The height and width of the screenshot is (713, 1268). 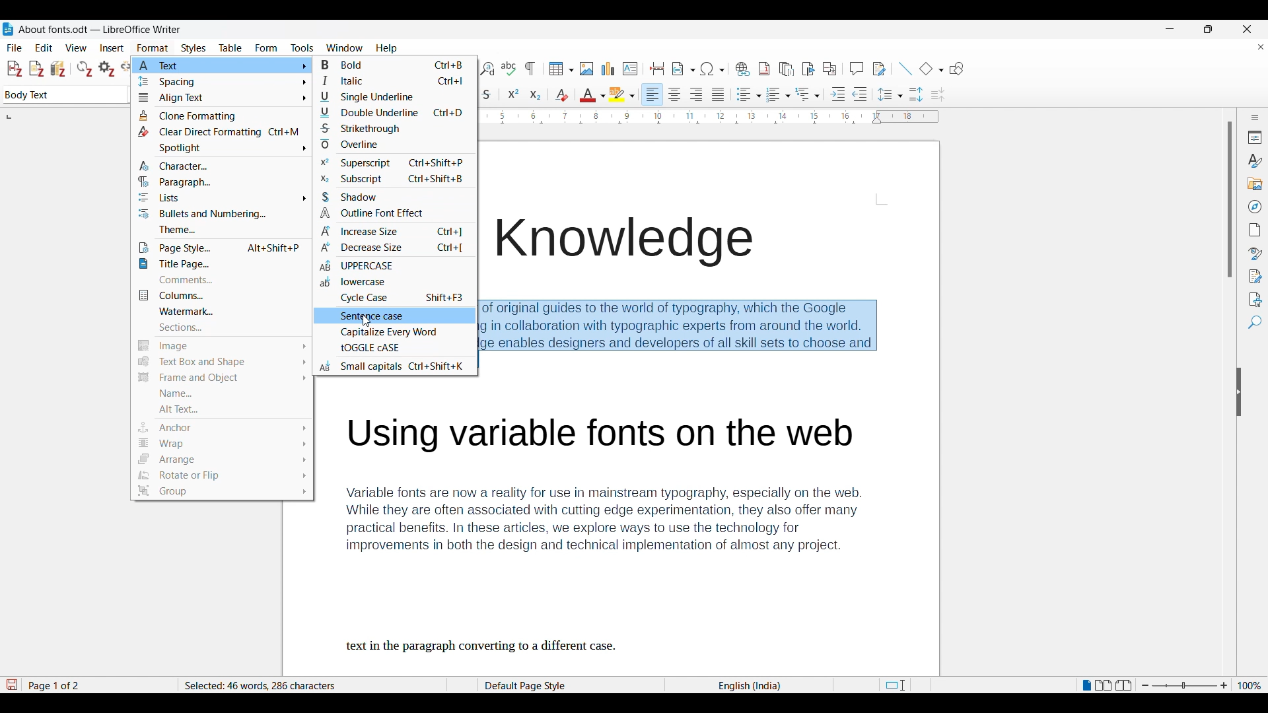 What do you see at coordinates (8, 29) in the screenshot?
I see `Software logo` at bounding box center [8, 29].